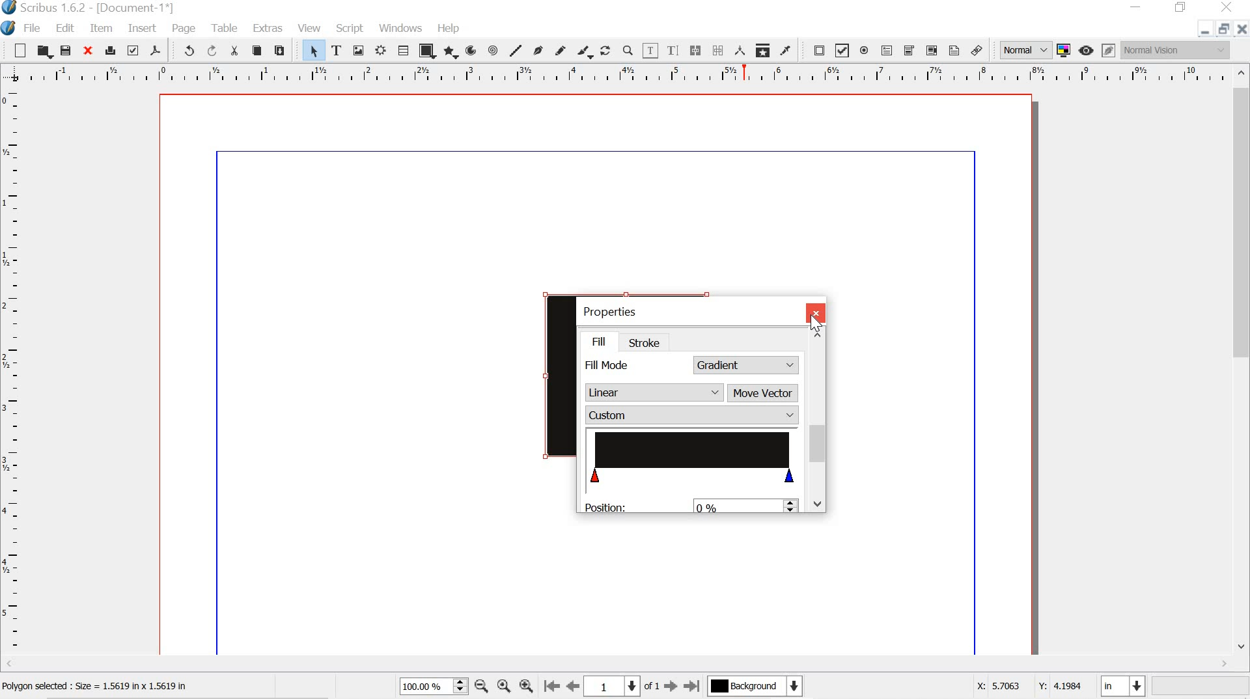 Image resolution: width=1250 pixels, height=699 pixels. What do you see at coordinates (818, 49) in the screenshot?
I see `pdf push button` at bounding box center [818, 49].